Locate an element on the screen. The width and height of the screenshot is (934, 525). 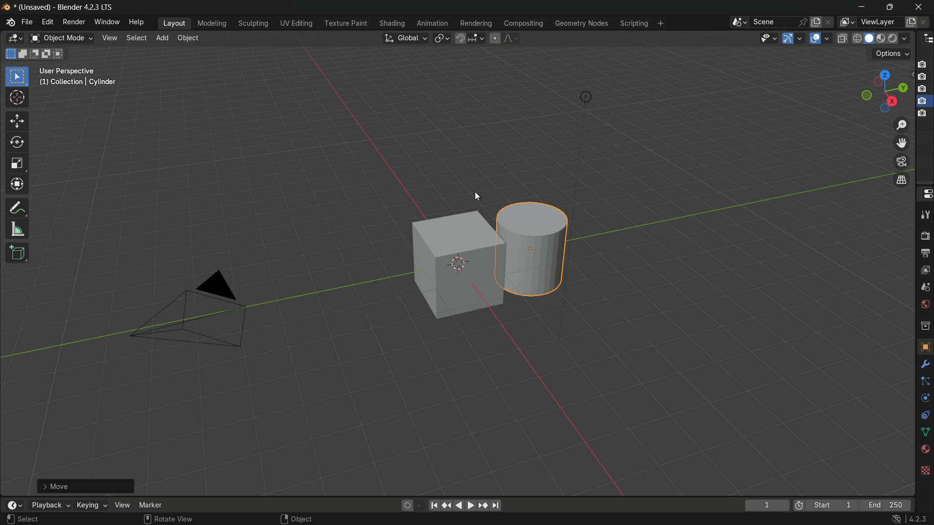
proportional editing falloff is located at coordinates (511, 38).